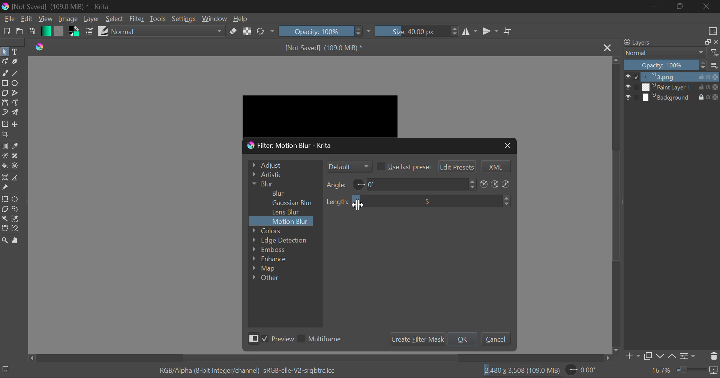 The height and width of the screenshot is (378, 720). I want to click on Reference Images, so click(5, 189).